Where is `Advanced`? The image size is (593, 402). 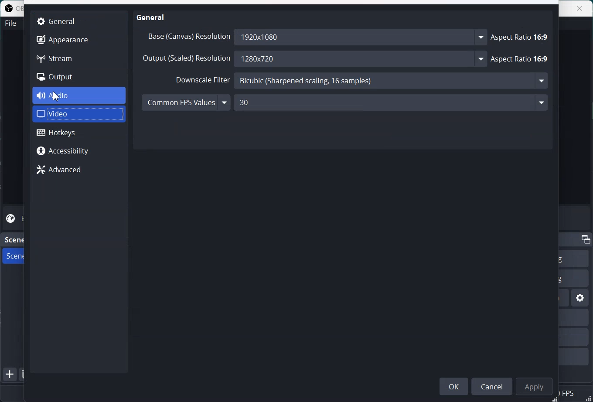 Advanced is located at coordinates (78, 169).